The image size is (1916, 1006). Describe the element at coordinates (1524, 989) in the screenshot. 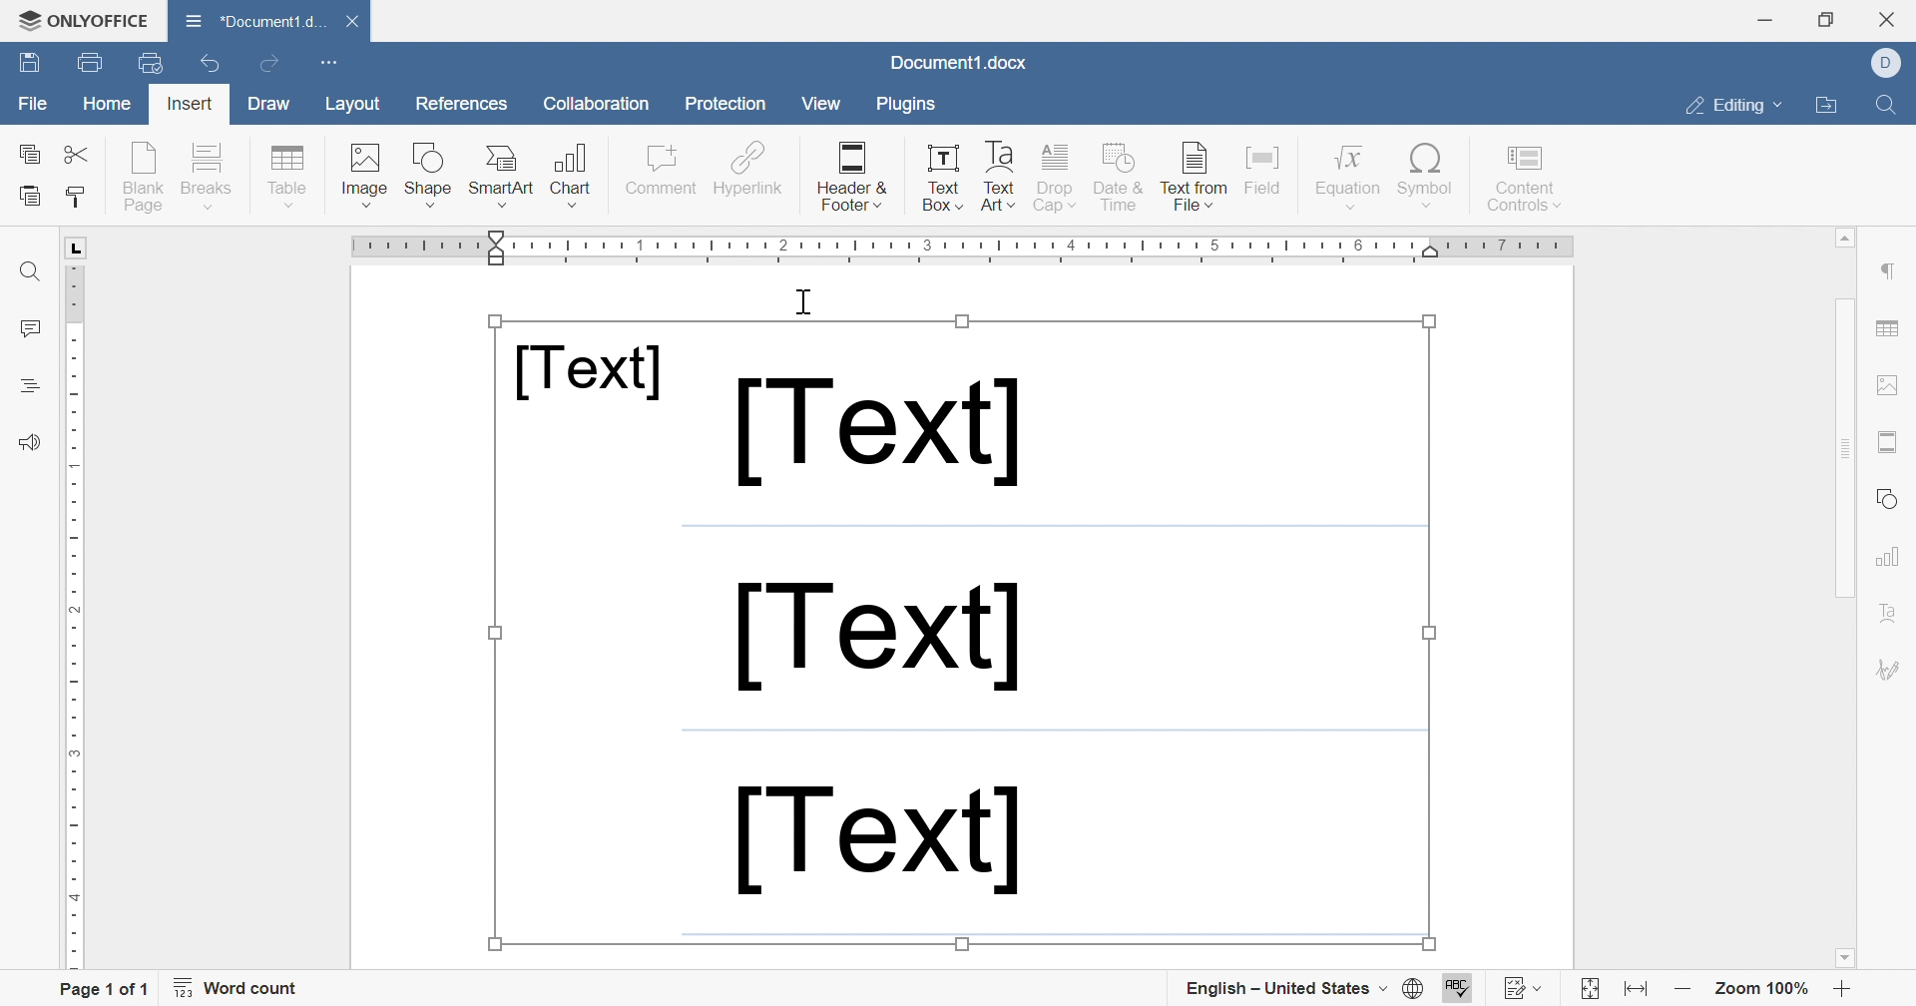

I see `Track changes` at that location.